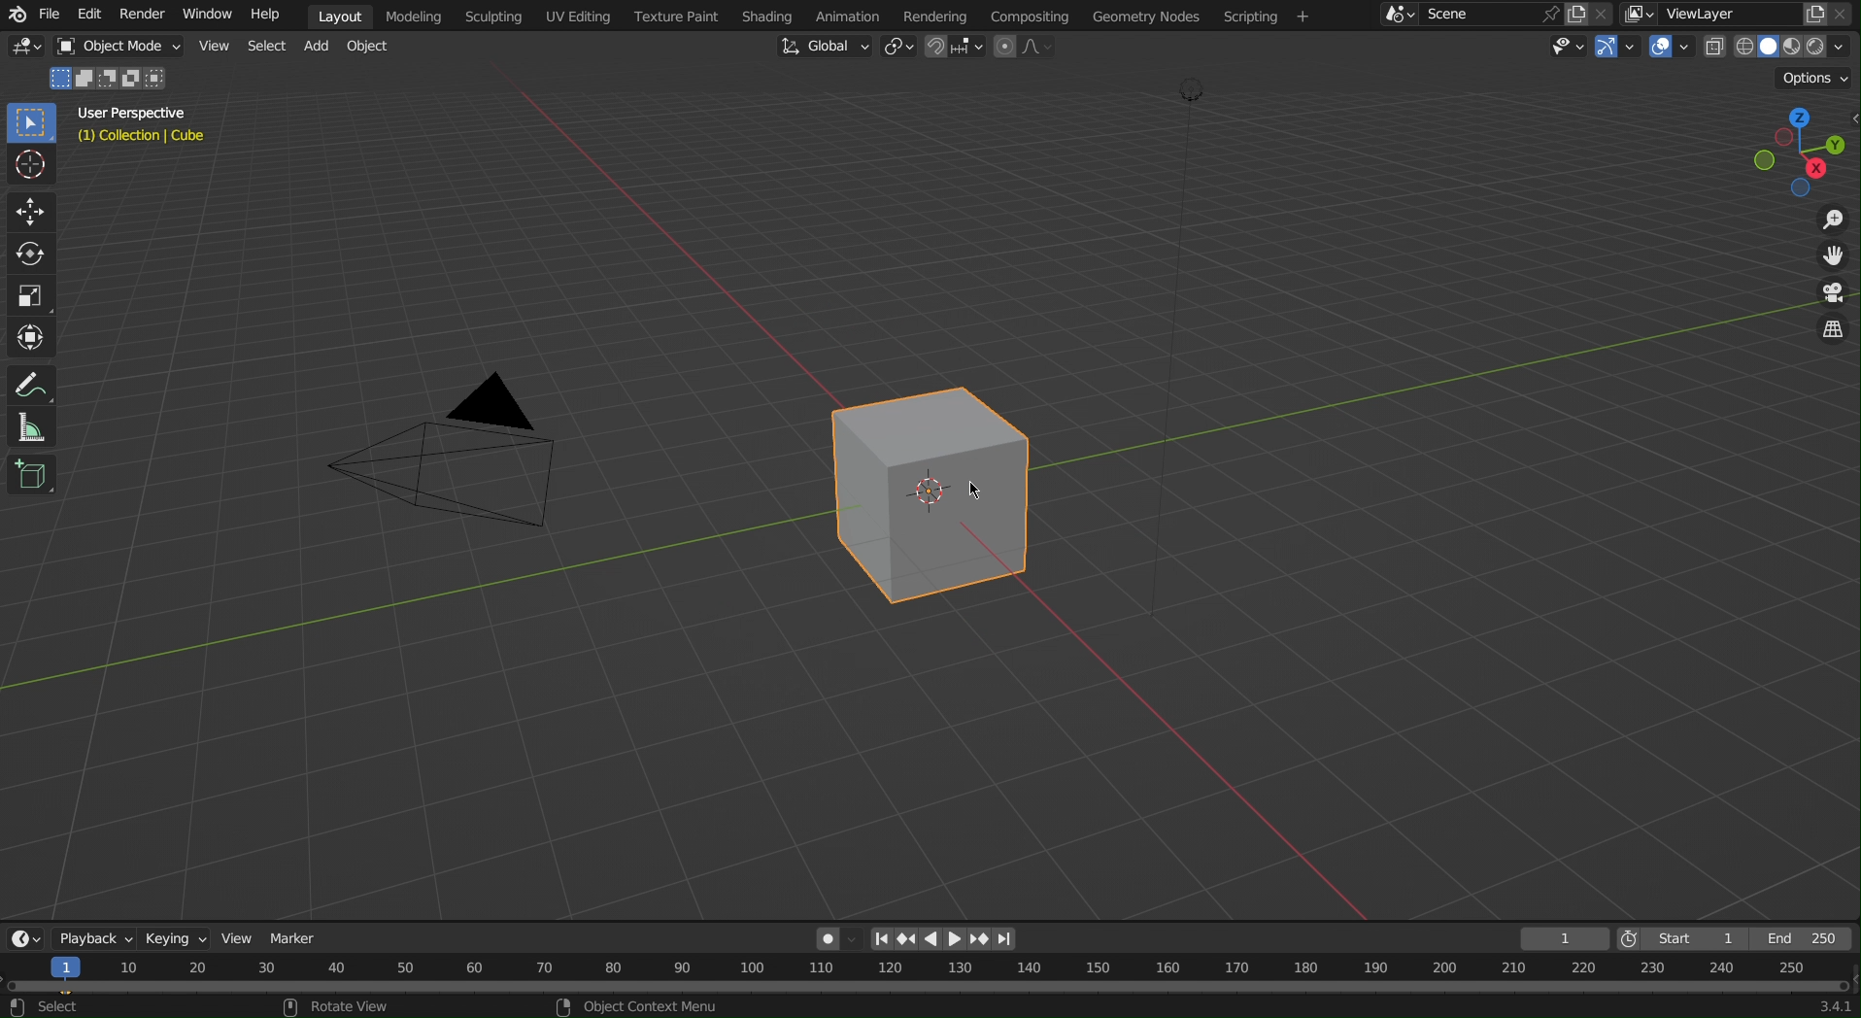  I want to click on Animation, so click(850, 17).